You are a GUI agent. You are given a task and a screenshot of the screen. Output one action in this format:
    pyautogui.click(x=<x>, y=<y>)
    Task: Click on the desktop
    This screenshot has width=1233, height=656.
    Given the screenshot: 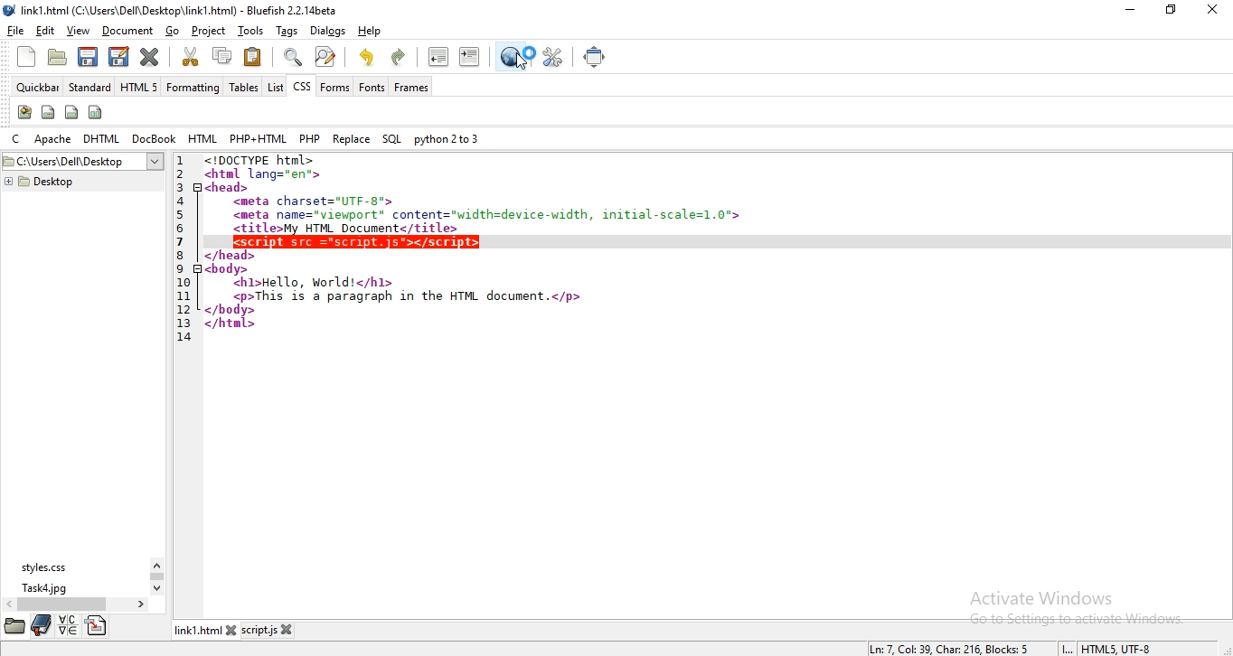 What is the action you would take?
    pyautogui.click(x=39, y=182)
    